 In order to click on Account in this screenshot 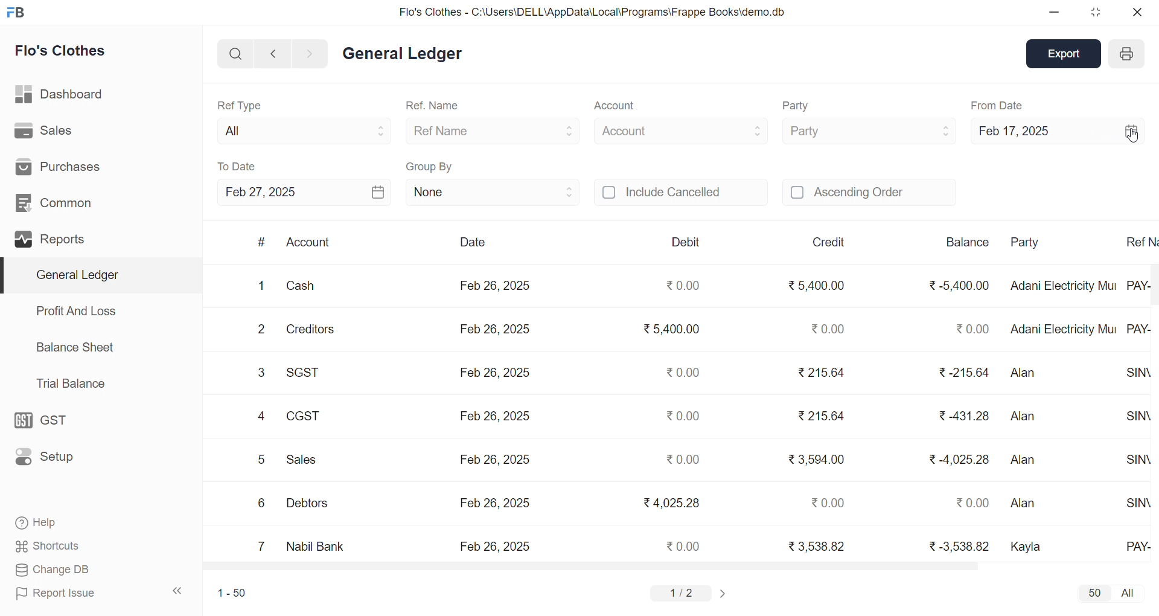, I will do `click(613, 107)`.